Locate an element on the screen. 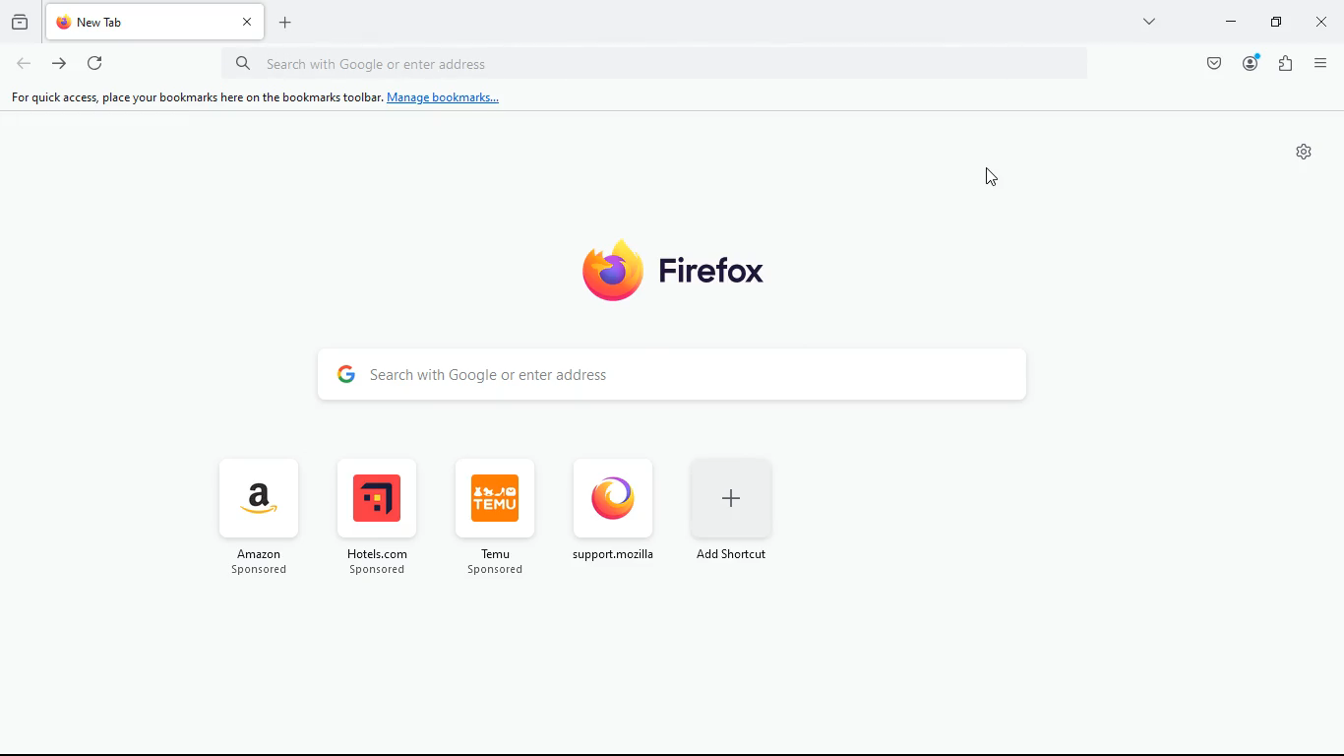  minimize is located at coordinates (1227, 23).